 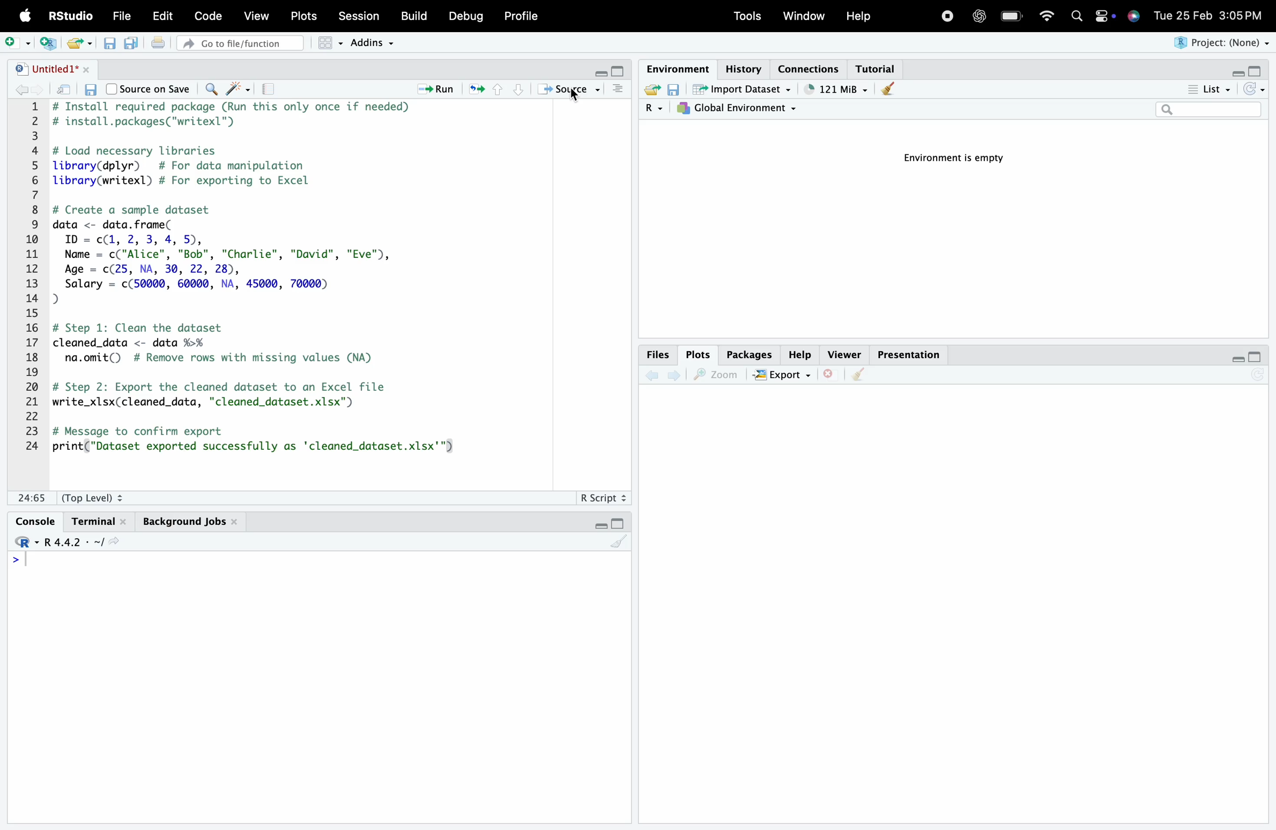 I want to click on Apple logo, so click(x=24, y=16).